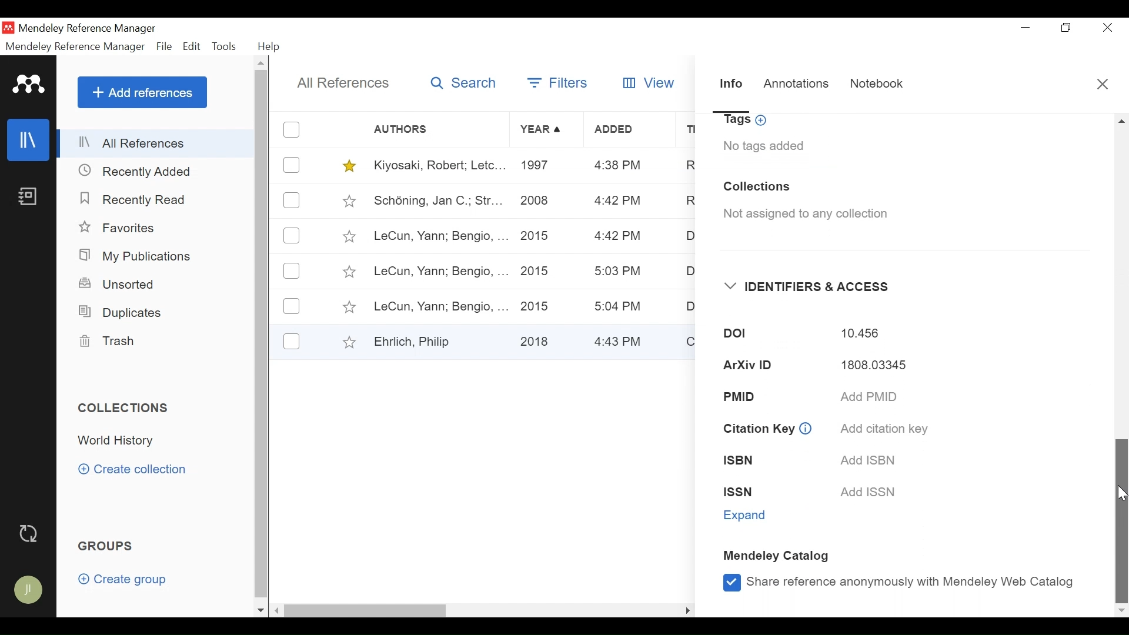 This screenshot has height=635, width=1129. What do you see at coordinates (142, 92) in the screenshot?
I see `Add References` at bounding box center [142, 92].